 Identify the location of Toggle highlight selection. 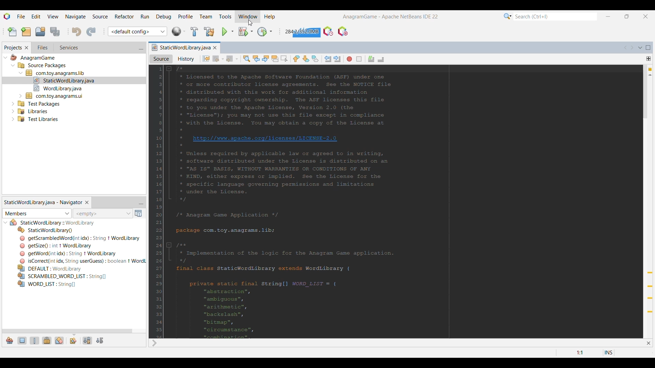
(275, 59).